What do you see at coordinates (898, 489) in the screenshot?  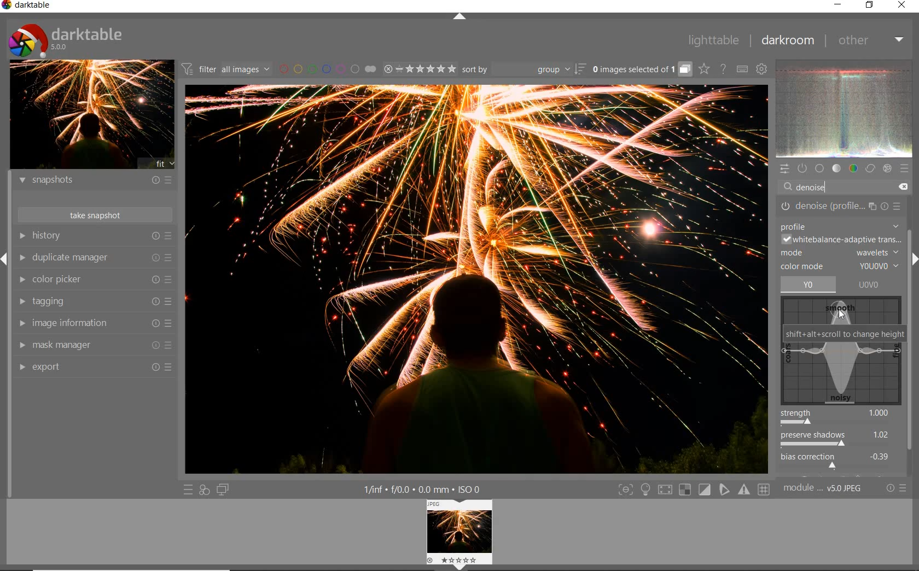 I see `reset or presets and preferences` at bounding box center [898, 489].